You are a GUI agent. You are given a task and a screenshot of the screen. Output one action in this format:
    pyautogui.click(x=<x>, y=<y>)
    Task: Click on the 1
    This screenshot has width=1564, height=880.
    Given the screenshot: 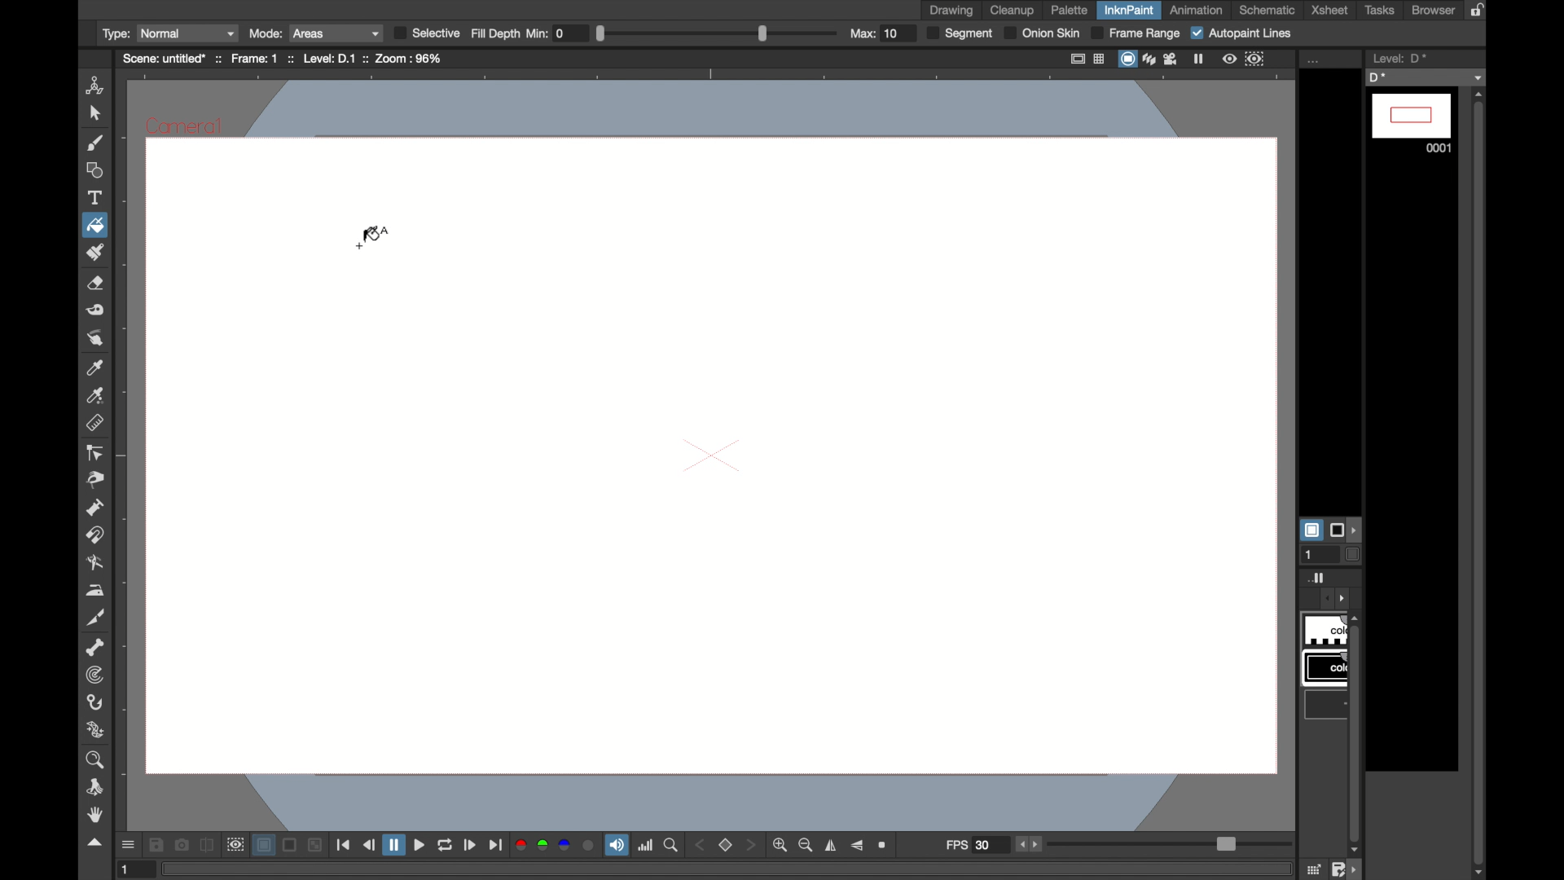 What is the action you would take?
    pyautogui.click(x=131, y=870)
    